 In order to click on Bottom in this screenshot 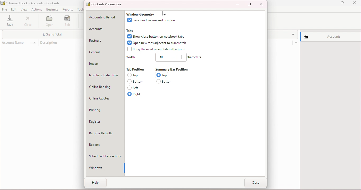, I will do `click(165, 82)`.